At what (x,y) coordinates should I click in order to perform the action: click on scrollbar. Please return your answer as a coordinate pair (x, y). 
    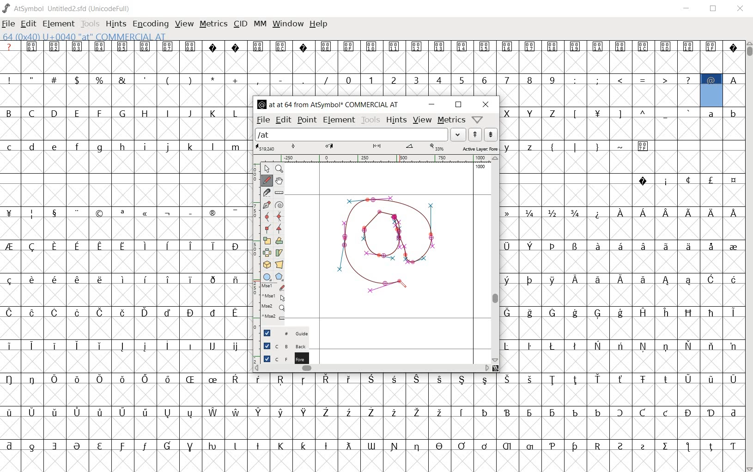
    Looking at the image, I should click on (495, 259).